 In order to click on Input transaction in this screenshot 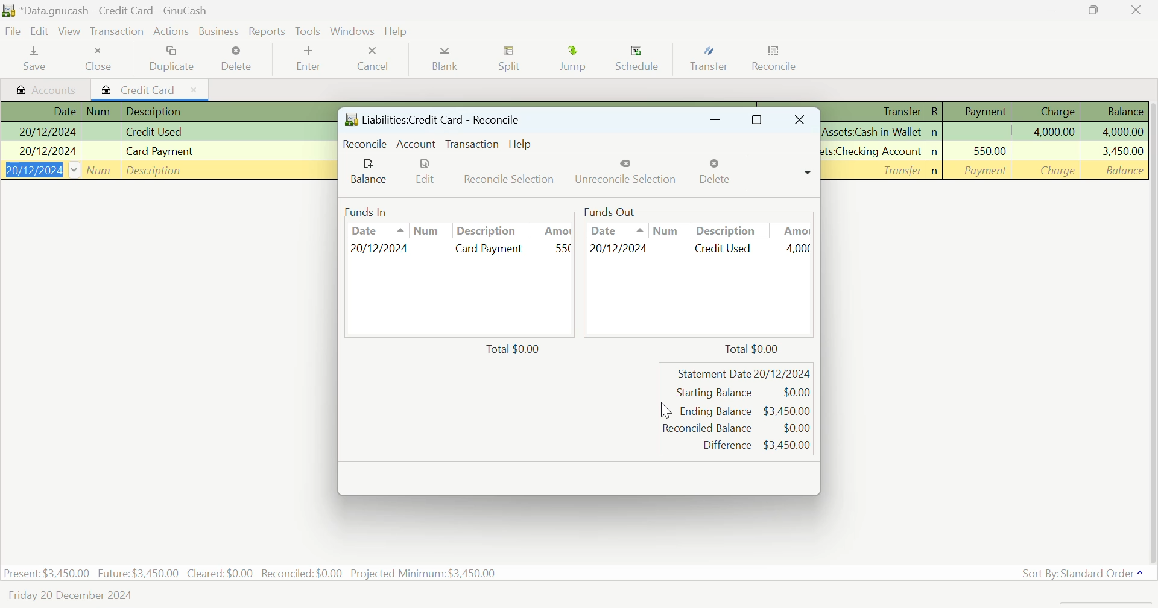, I will do `click(985, 170)`.